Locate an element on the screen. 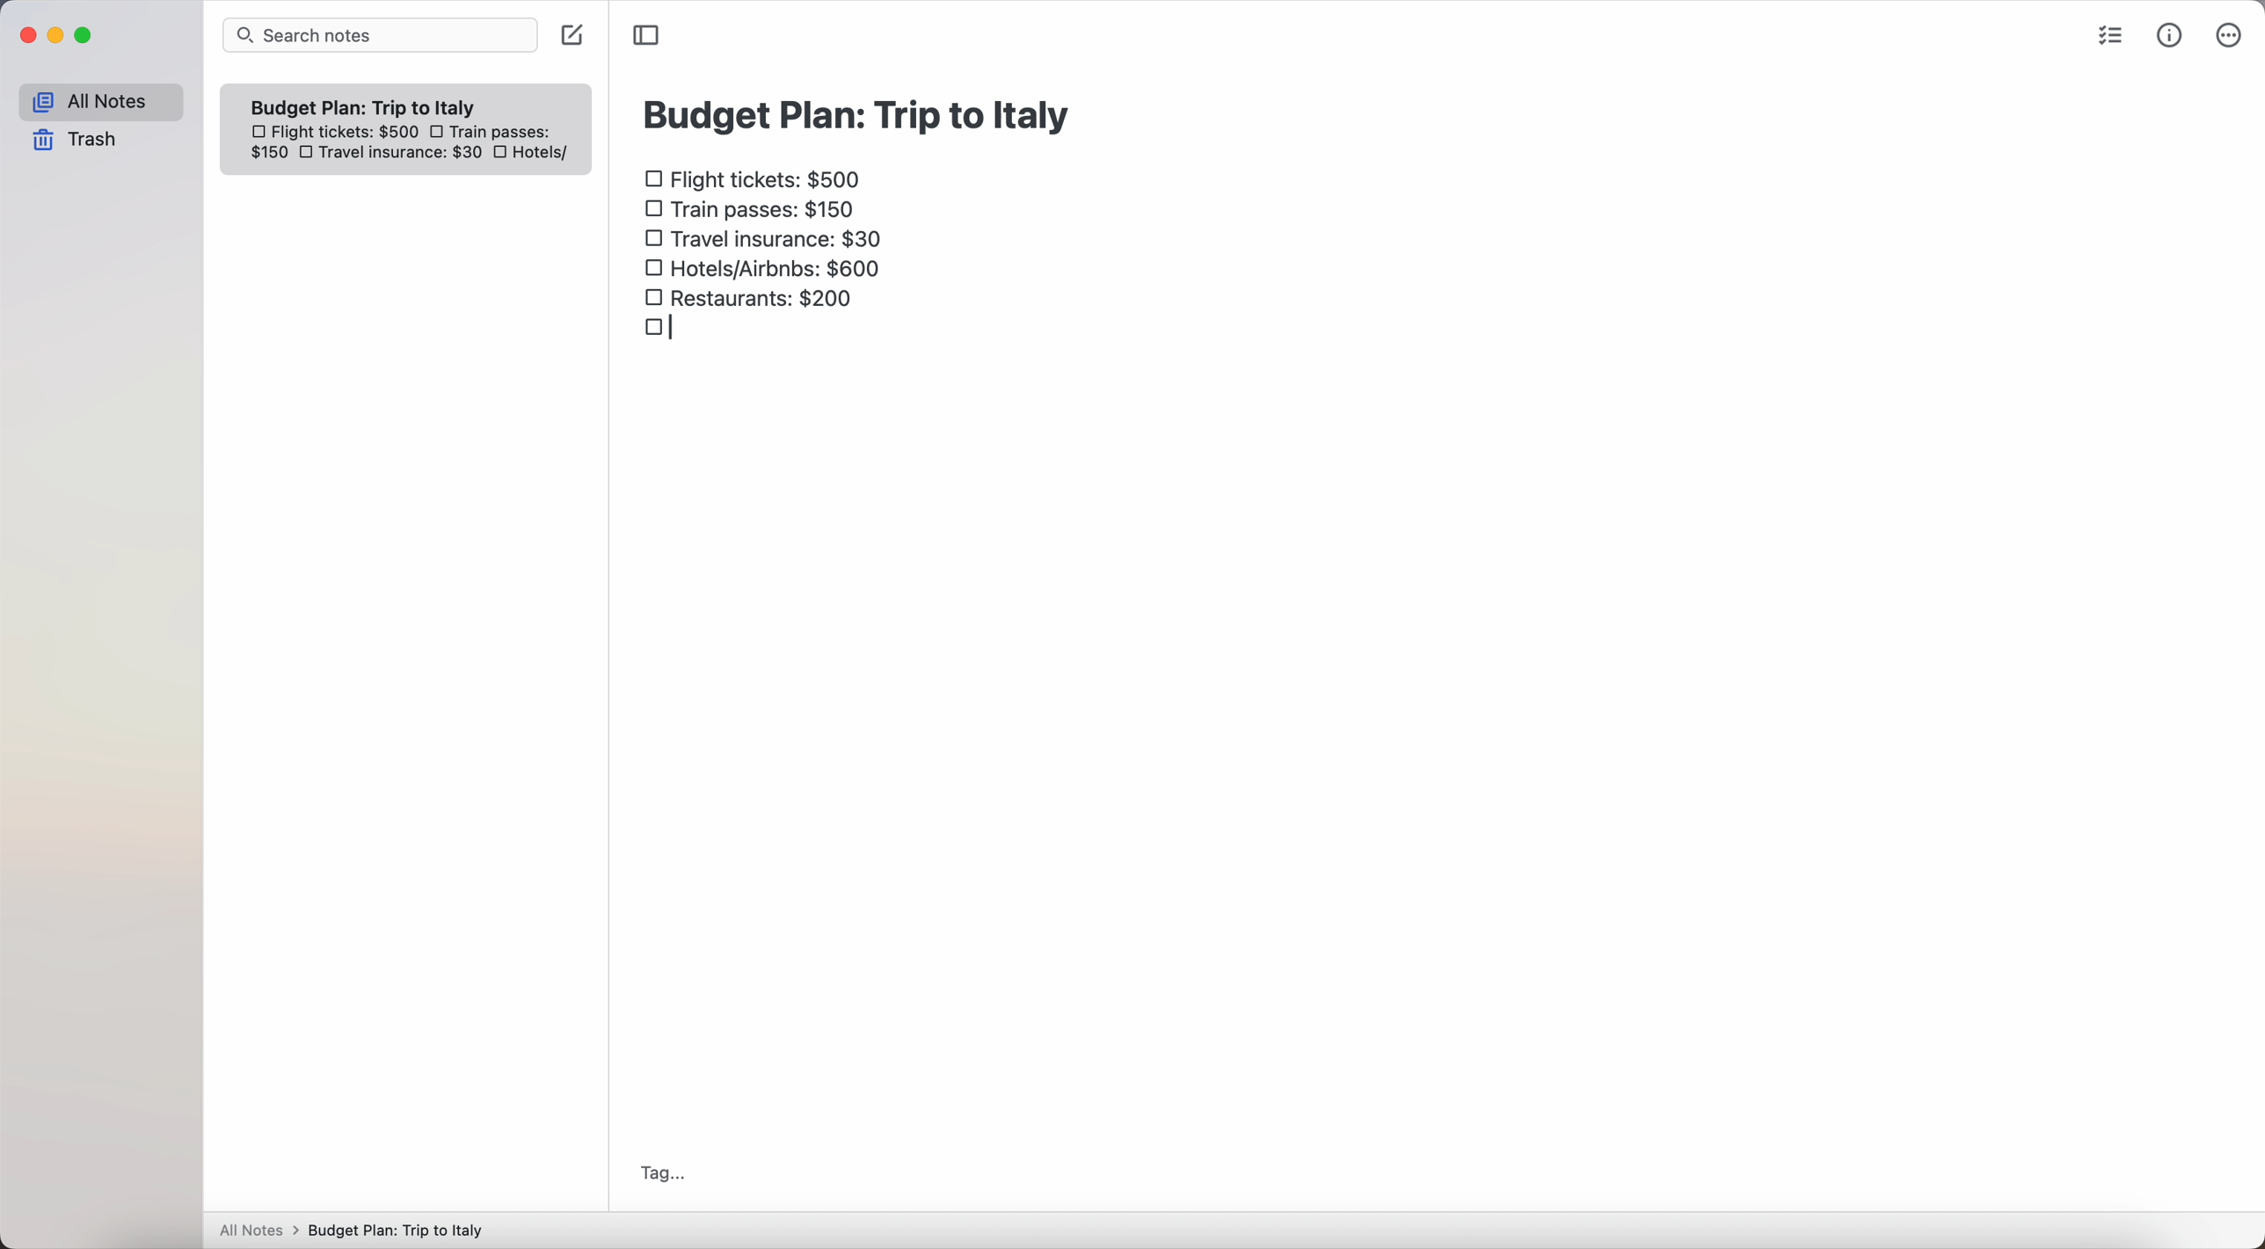 Image resolution: width=2265 pixels, height=1249 pixels. hotels is located at coordinates (550, 154).